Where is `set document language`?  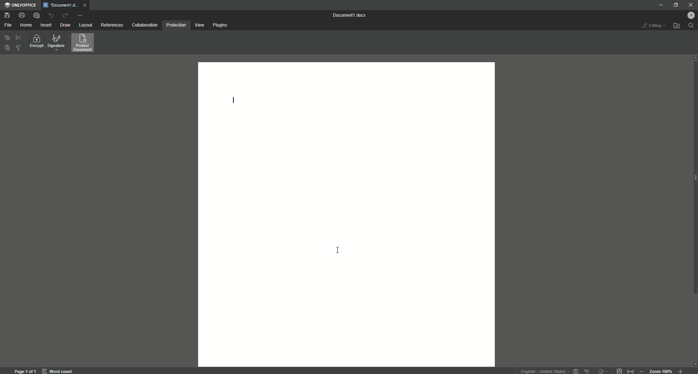 set document language is located at coordinates (576, 370).